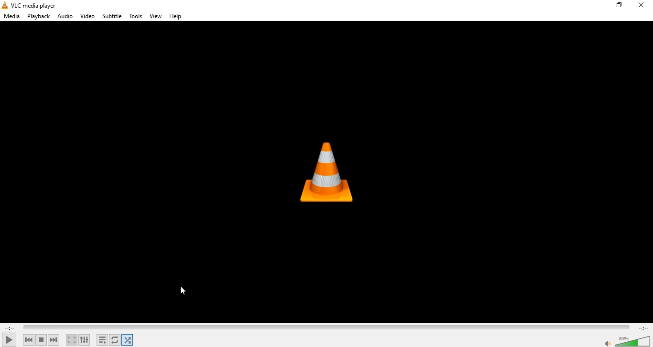 The image size is (653, 347). What do you see at coordinates (87, 15) in the screenshot?
I see `video` at bounding box center [87, 15].